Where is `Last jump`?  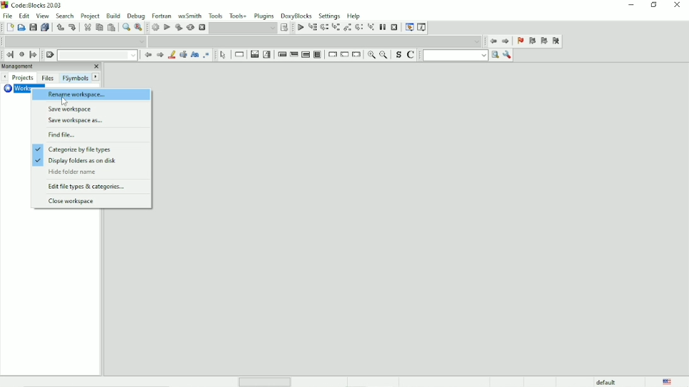 Last jump is located at coordinates (21, 54).